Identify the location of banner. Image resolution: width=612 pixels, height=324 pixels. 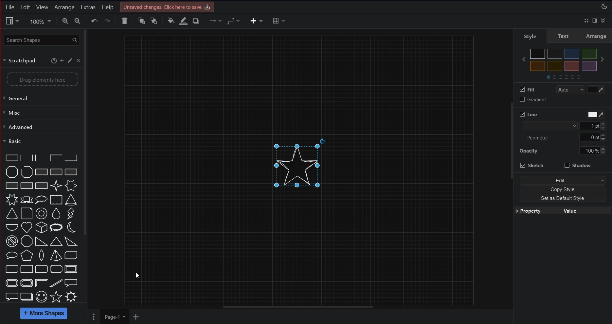
(27, 200).